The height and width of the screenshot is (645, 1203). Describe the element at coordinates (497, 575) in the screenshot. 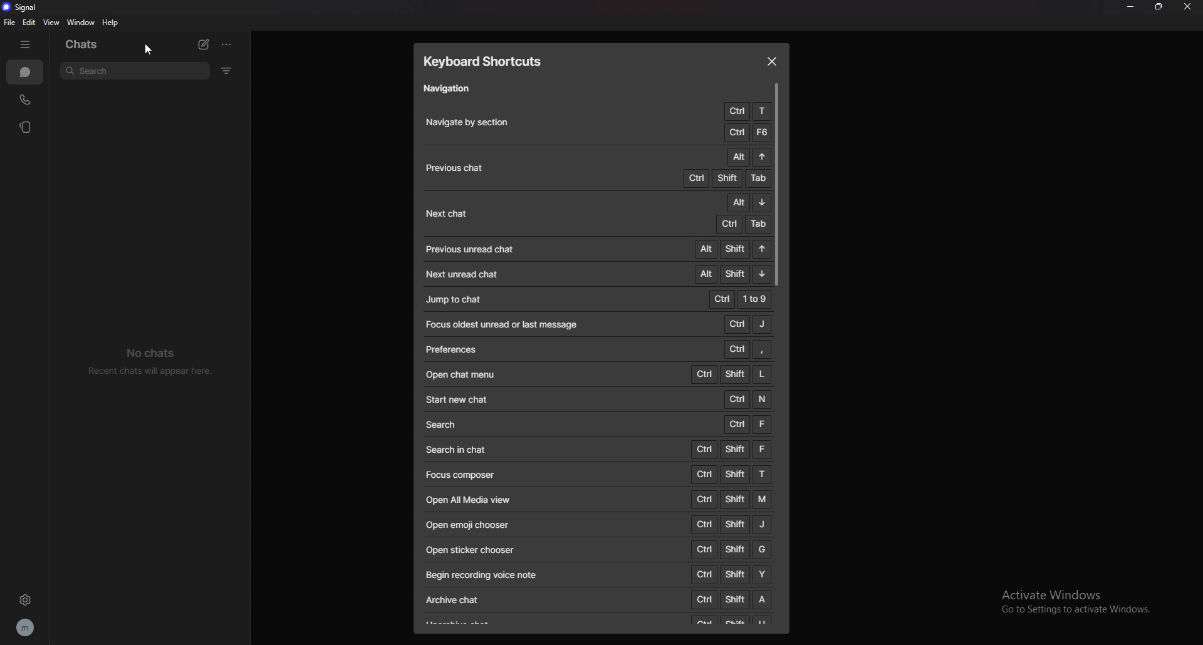

I see `begin recording voice note` at that location.